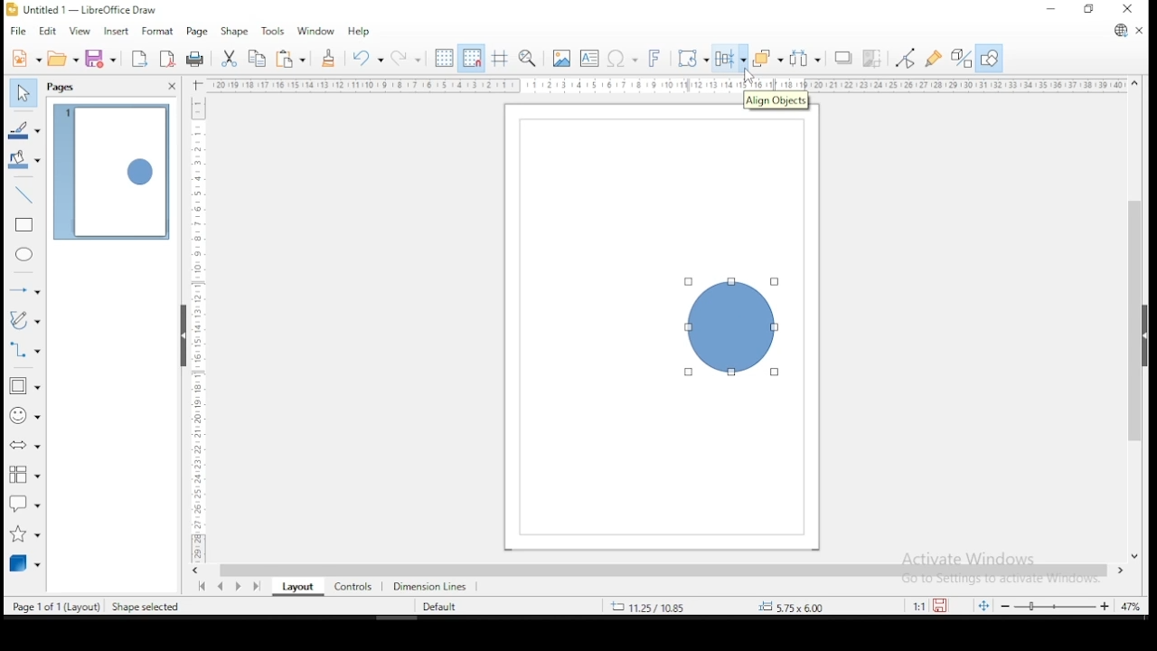  Describe the element at coordinates (1053, 8) in the screenshot. I see `minimize` at that location.